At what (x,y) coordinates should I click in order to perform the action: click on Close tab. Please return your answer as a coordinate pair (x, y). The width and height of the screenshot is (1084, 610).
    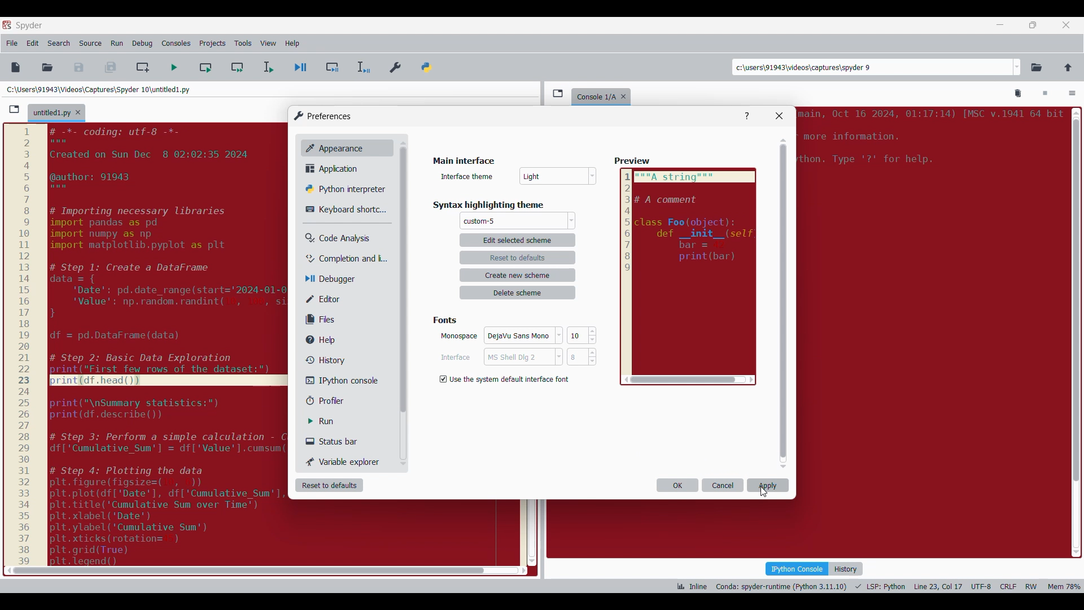
    Looking at the image, I should click on (1066, 25).